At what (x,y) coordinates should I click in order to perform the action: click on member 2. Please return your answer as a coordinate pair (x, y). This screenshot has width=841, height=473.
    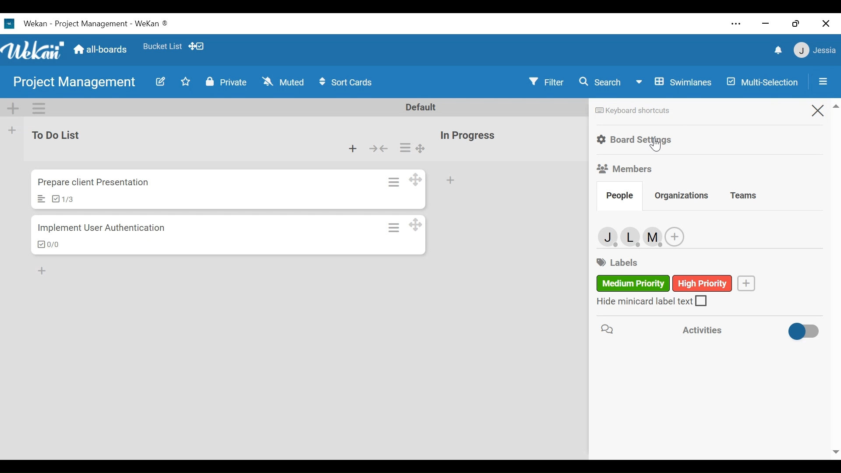
    Looking at the image, I should click on (630, 238).